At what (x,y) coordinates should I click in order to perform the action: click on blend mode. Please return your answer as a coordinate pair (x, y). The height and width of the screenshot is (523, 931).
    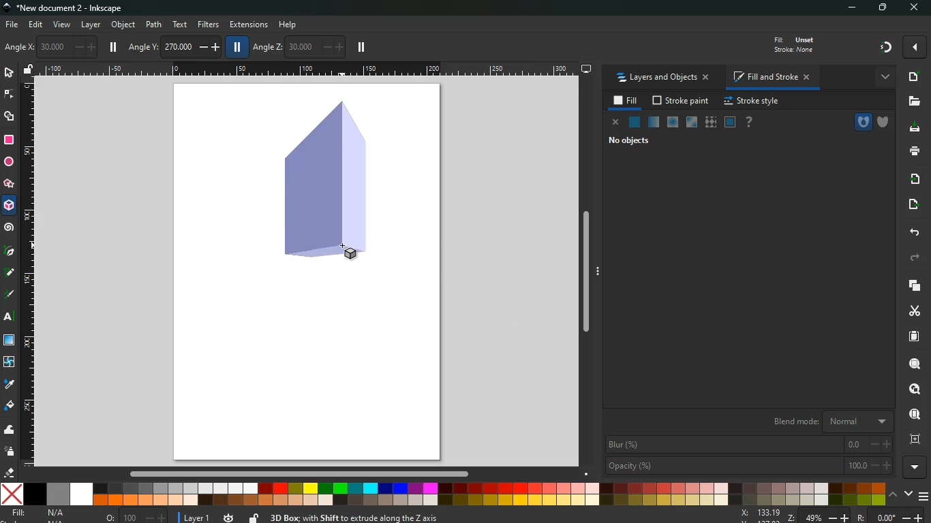
    Looking at the image, I should click on (825, 422).